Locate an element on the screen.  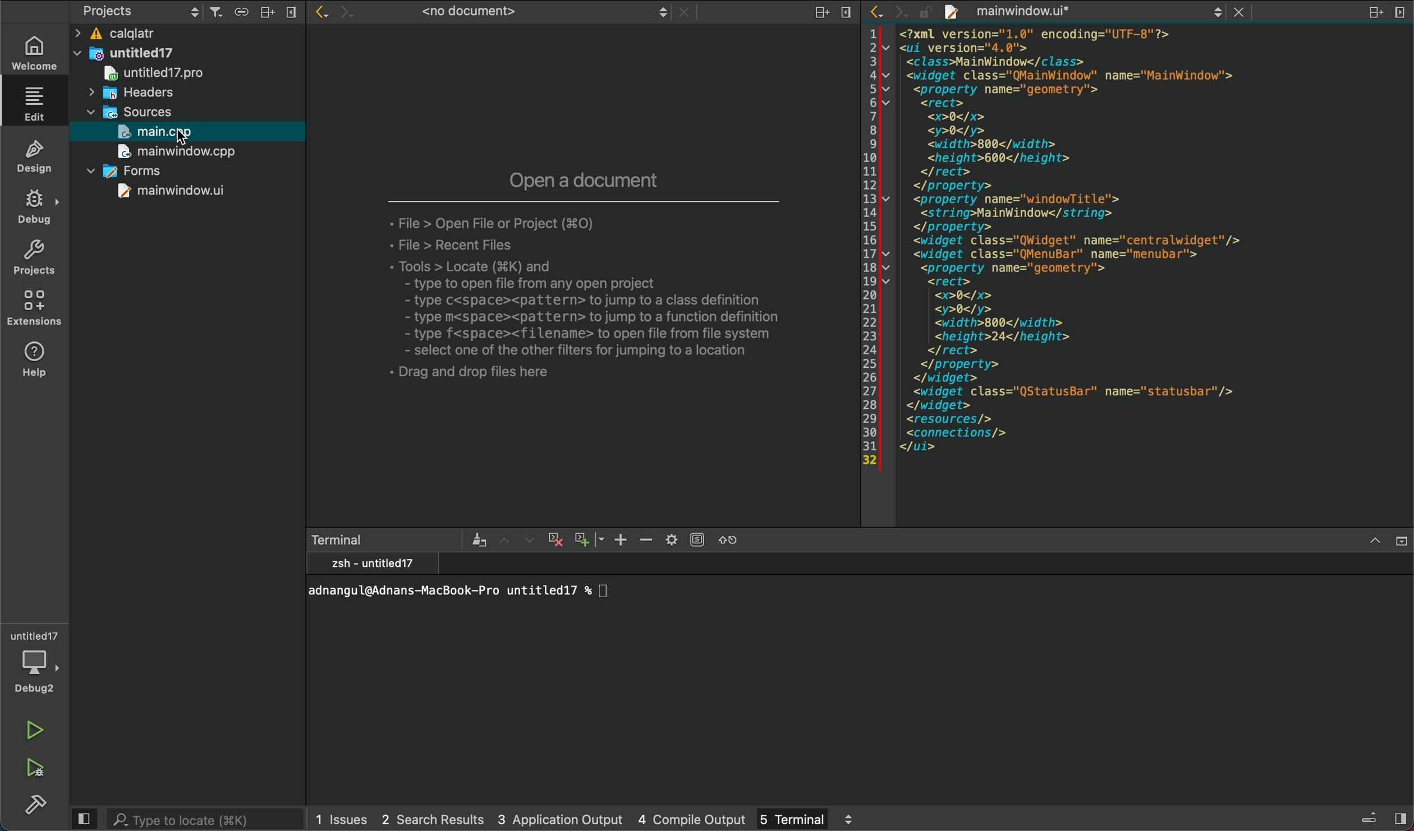
calqlatr is located at coordinates (159, 35).